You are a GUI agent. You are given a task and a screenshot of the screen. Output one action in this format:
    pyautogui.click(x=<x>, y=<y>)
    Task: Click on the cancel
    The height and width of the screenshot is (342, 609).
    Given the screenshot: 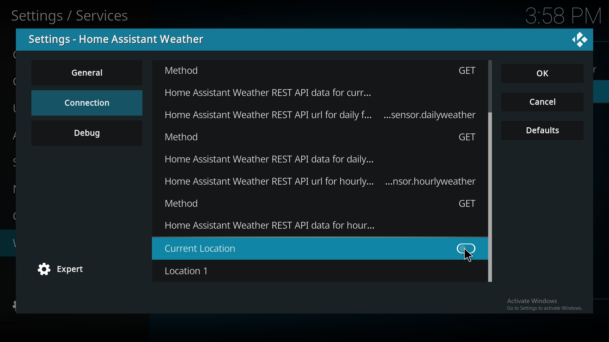 What is the action you would take?
    pyautogui.click(x=542, y=103)
    